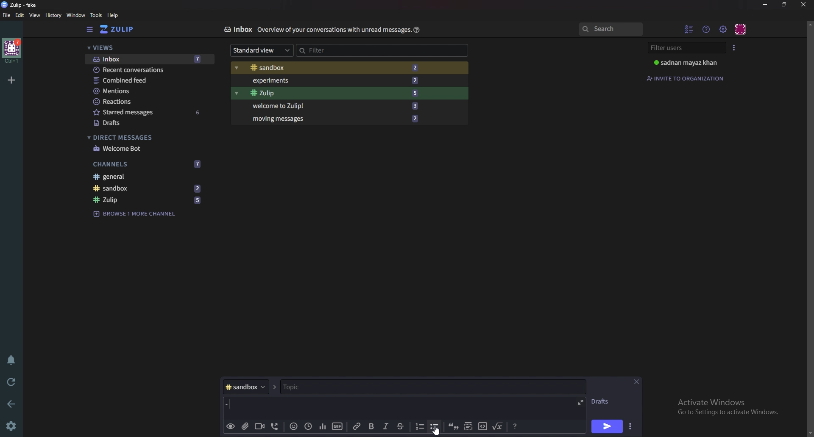 The height and width of the screenshot is (437, 814). Describe the element at coordinates (149, 91) in the screenshot. I see `Mentions` at that location.